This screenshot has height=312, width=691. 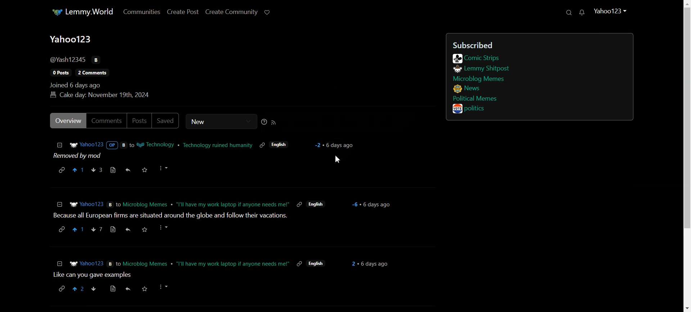 I want to click on cama Soca, so click(x=128, y=289).